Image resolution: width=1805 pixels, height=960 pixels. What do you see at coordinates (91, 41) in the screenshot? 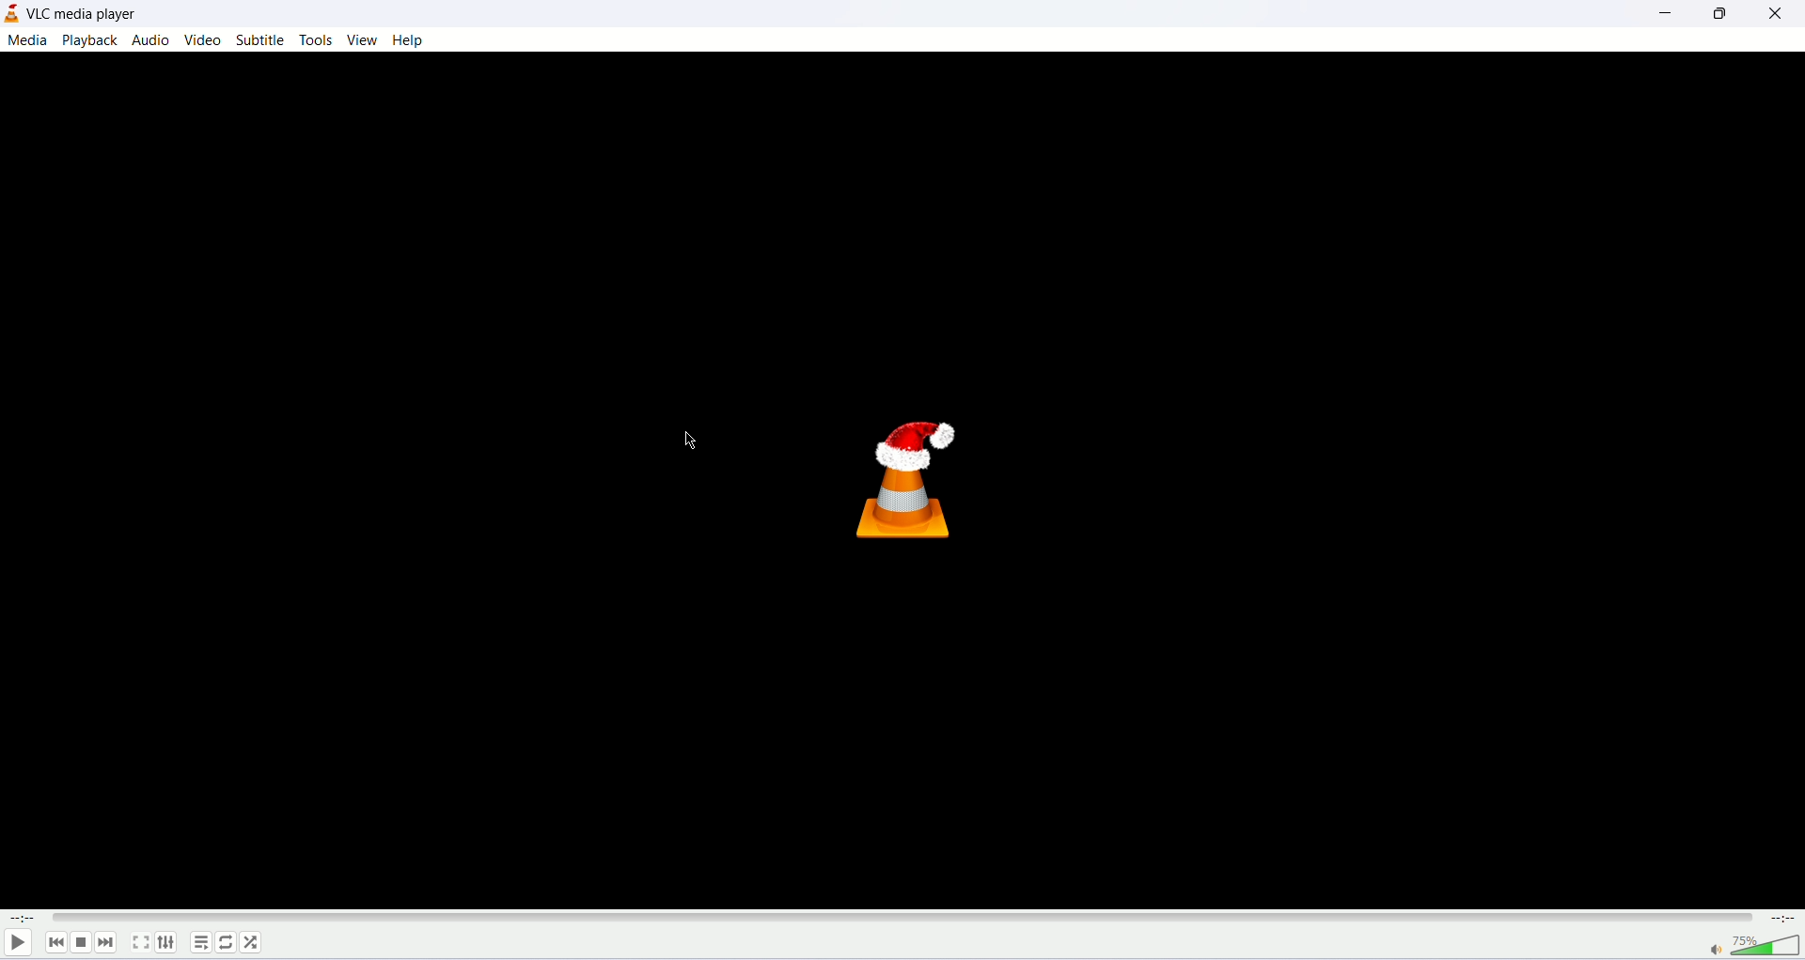
I see `playback` at bounding box center [91, 41].